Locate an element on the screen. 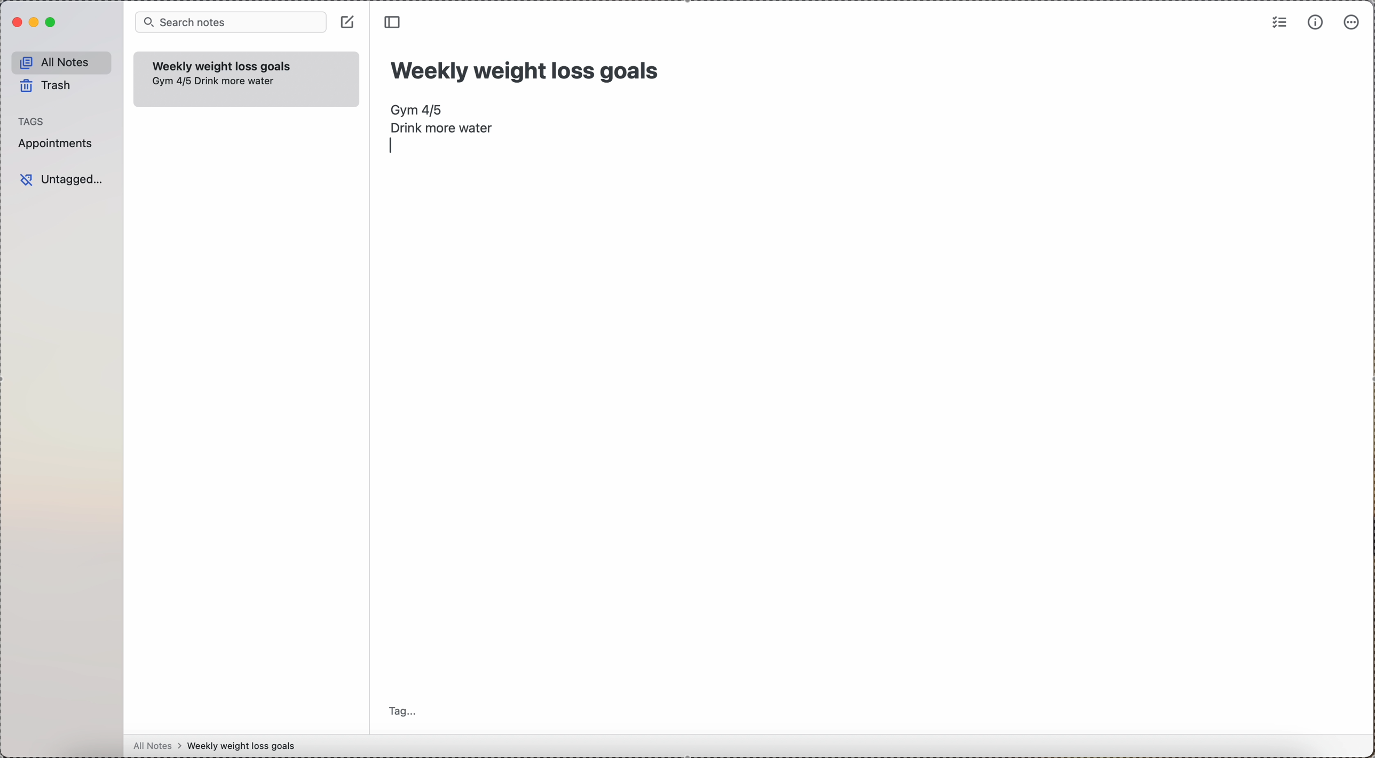 This screenshot has width=1375, height=758. tag is located at coordinates (406, 709).